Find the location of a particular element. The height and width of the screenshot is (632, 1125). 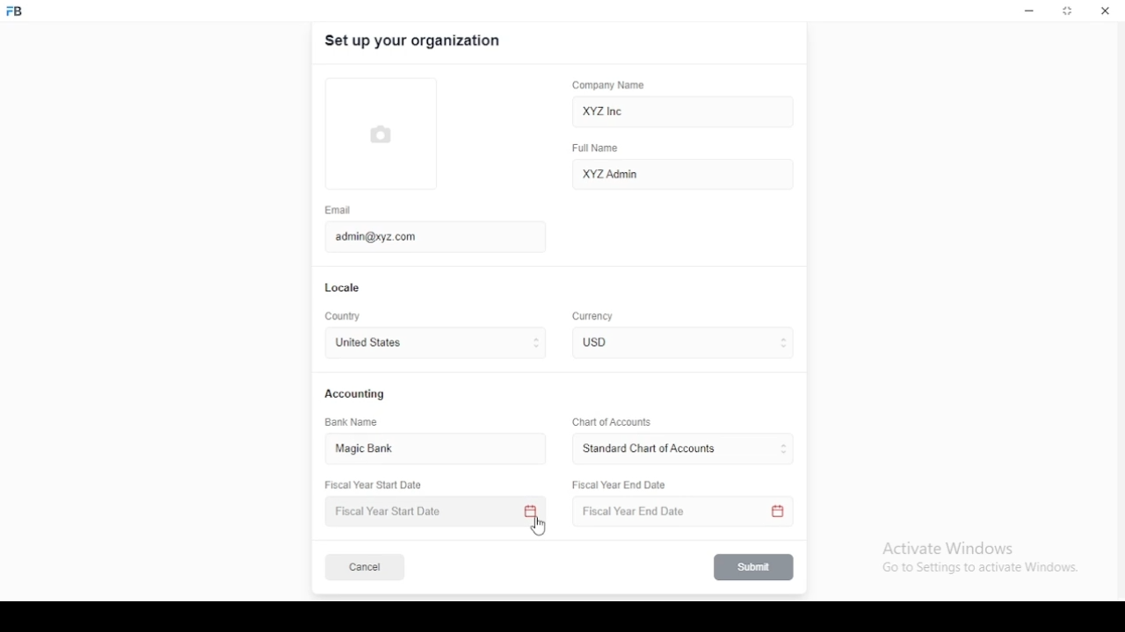

email is located at coordinates (338, 210).